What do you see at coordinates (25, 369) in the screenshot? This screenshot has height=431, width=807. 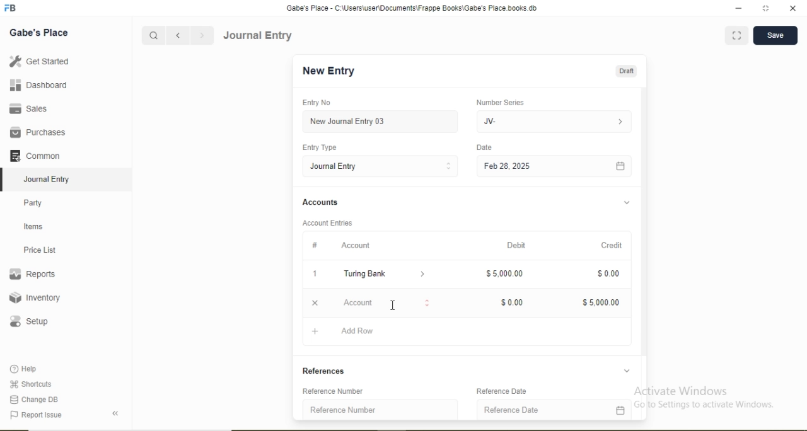 I see `Help` at bounding box center [25, 369].